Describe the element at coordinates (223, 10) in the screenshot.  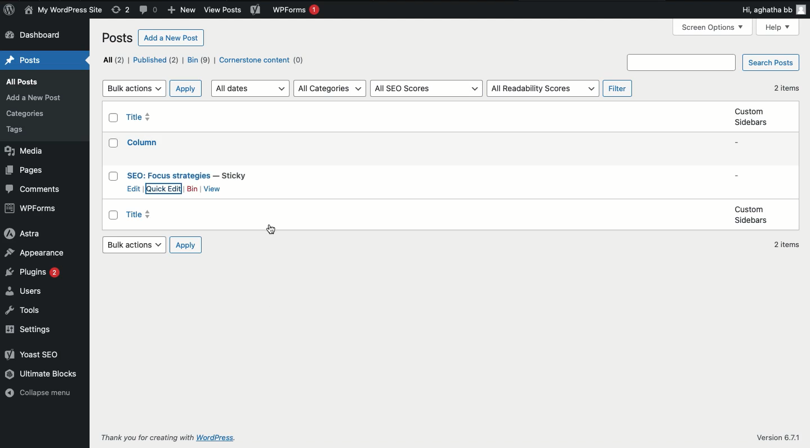
I see `View posts` at that location.